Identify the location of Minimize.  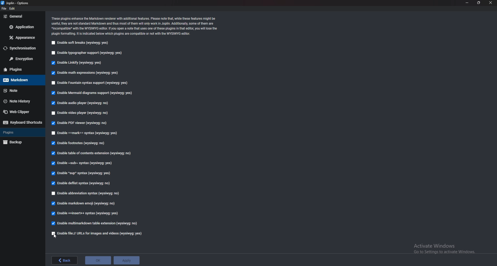
(467, 3).